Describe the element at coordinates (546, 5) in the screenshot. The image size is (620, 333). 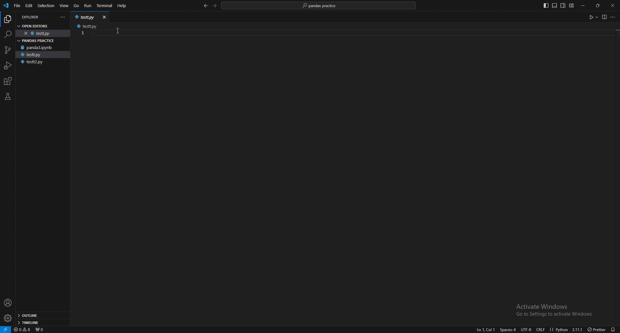
I see `toggle primary side bar` at that location.